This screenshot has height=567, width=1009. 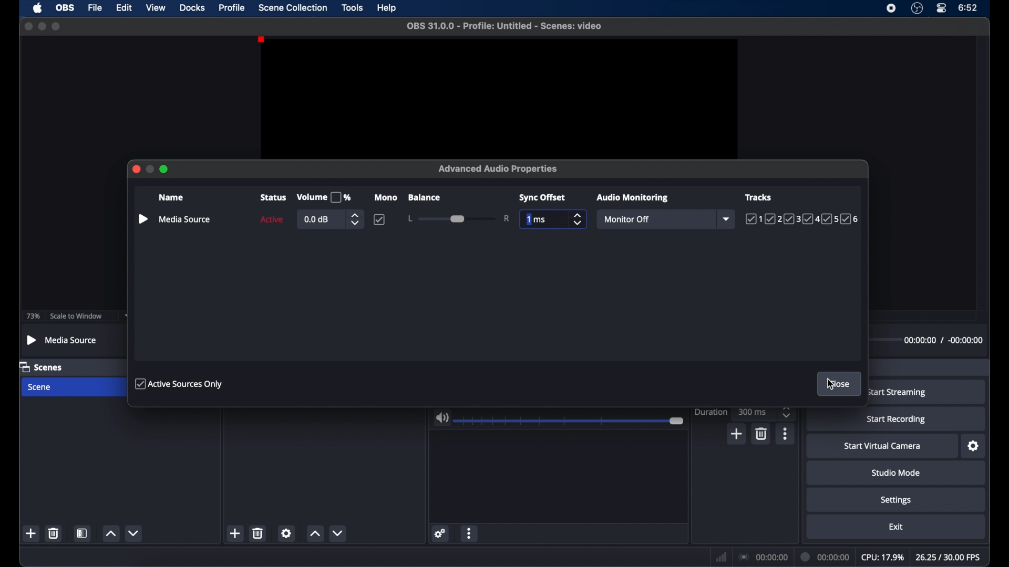 I want to click on monitor off, so click(x=626, y=219).